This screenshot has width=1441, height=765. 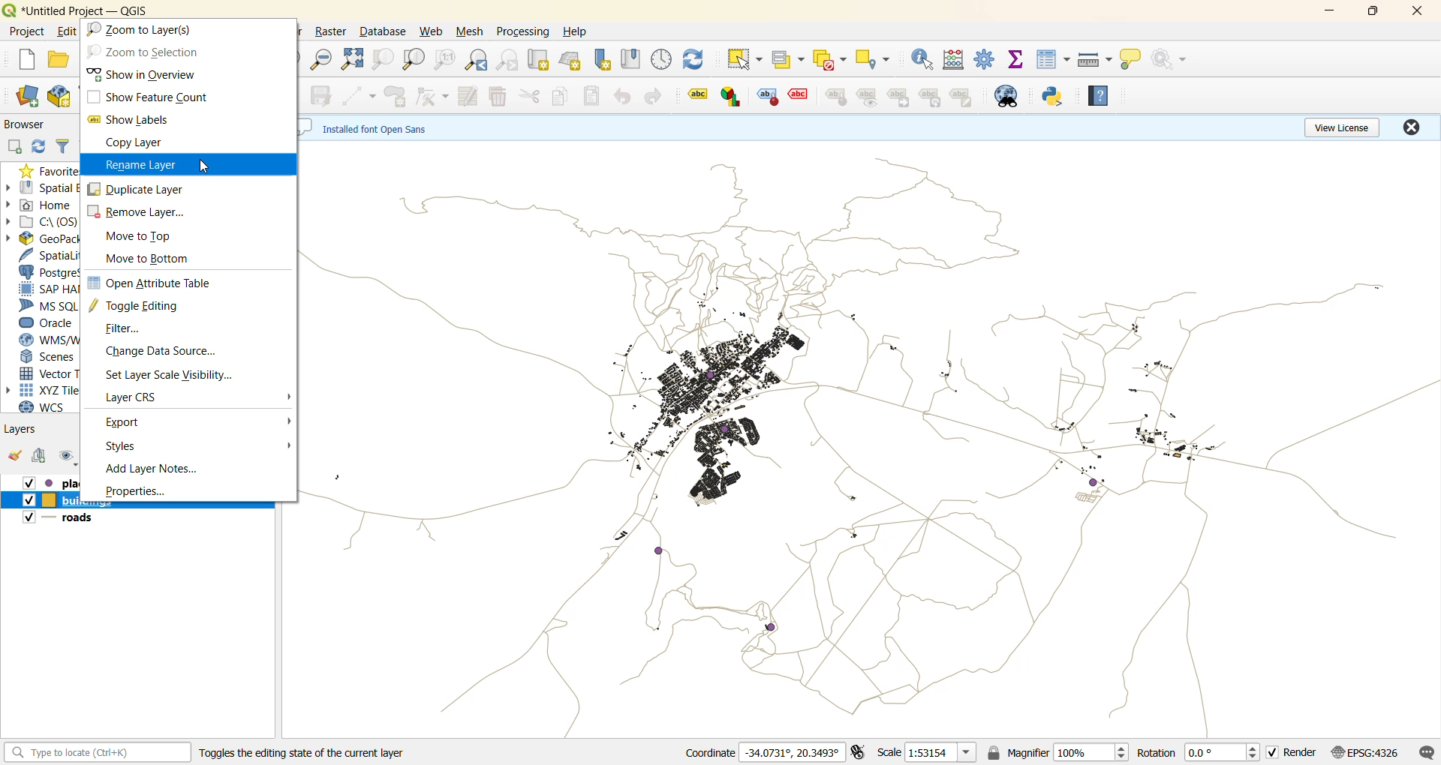 What do you see at coordinates (48, 256) in the screenshot?
I see `spatialite` at bounding box center [48, 256].